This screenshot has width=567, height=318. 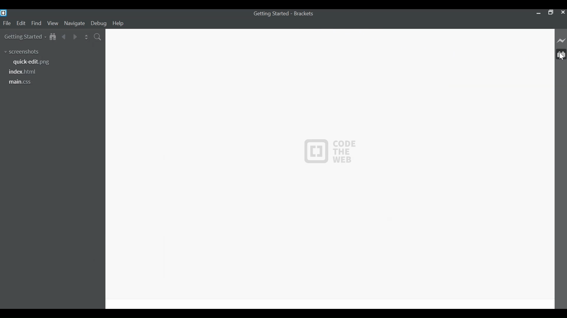 I want to click on Find in Files, so click(x=97, y=37).